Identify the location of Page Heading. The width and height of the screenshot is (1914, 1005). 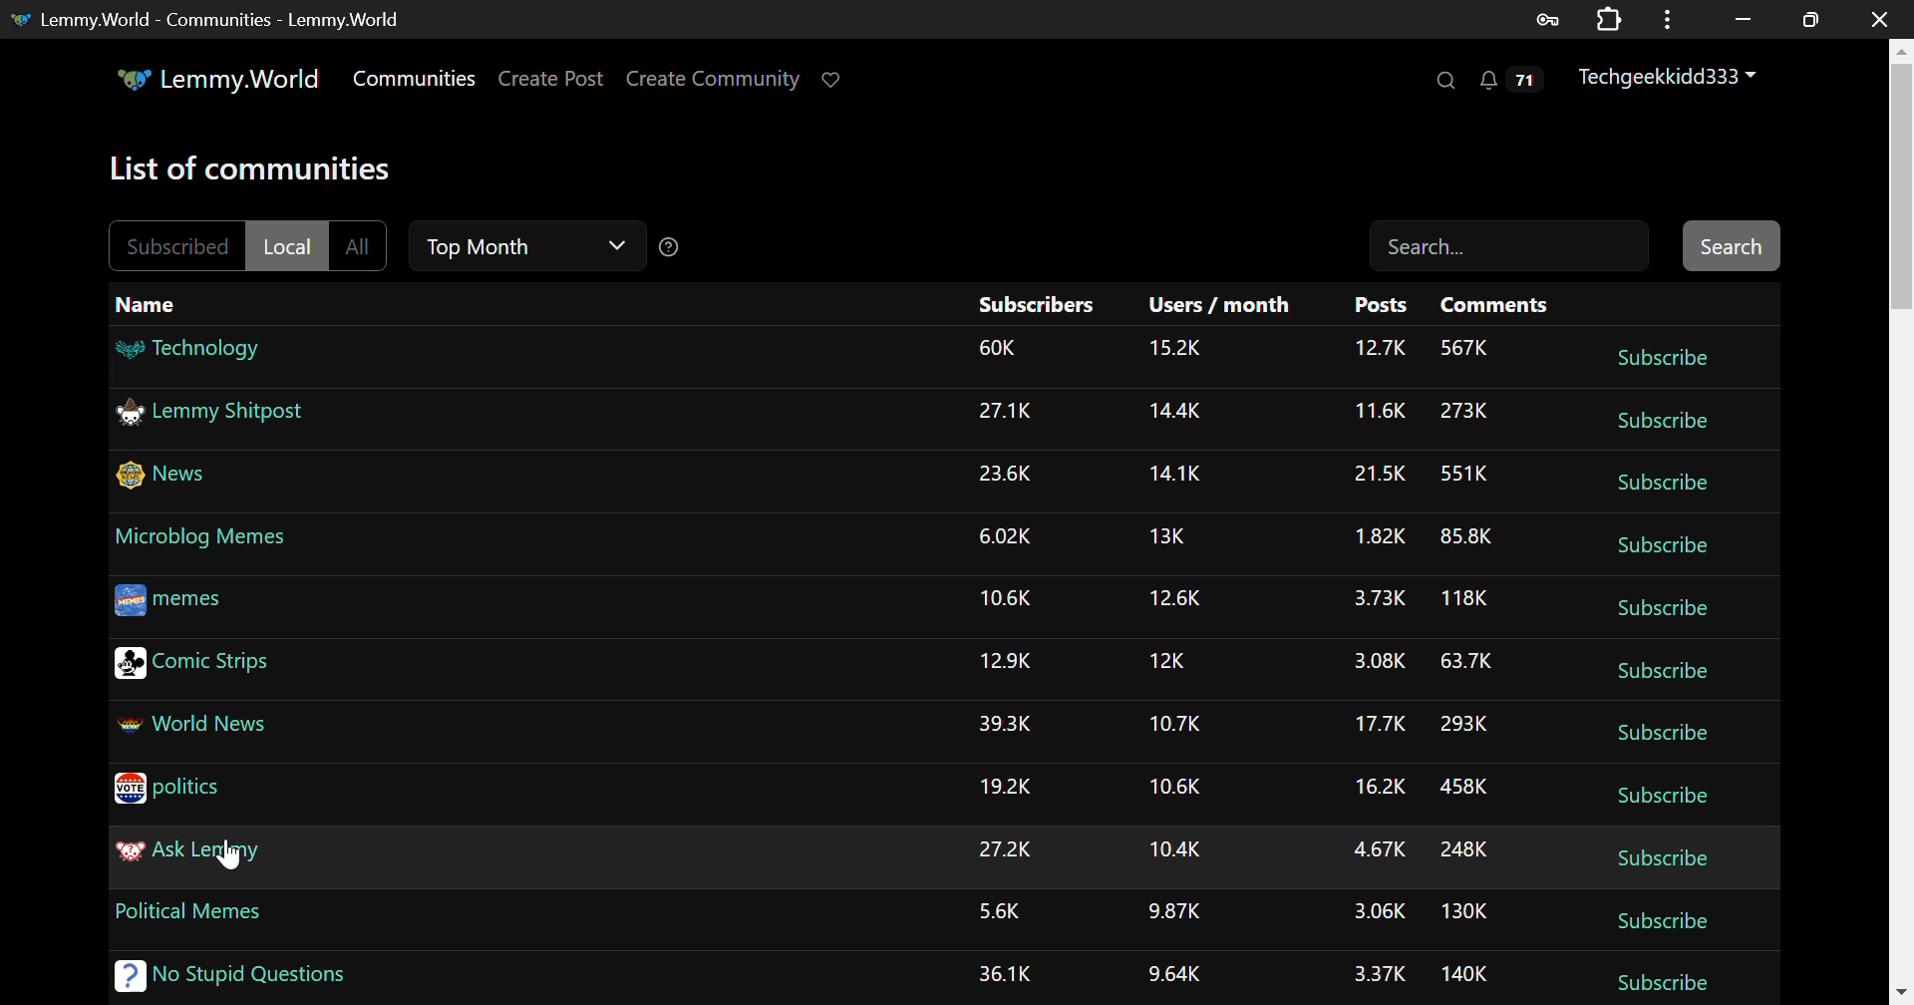
(250, 167).